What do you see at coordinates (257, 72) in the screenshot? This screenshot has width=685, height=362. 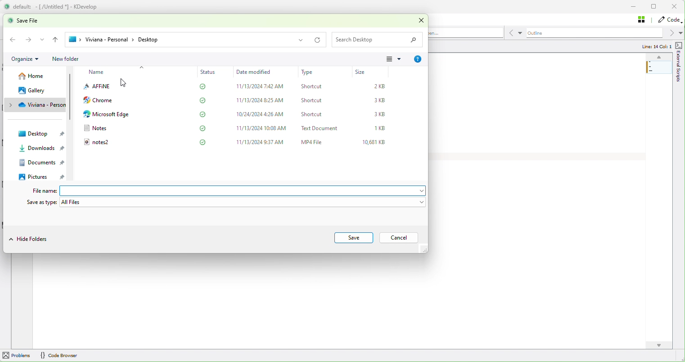 I see `Date modified` at bounding box center [257, 72].